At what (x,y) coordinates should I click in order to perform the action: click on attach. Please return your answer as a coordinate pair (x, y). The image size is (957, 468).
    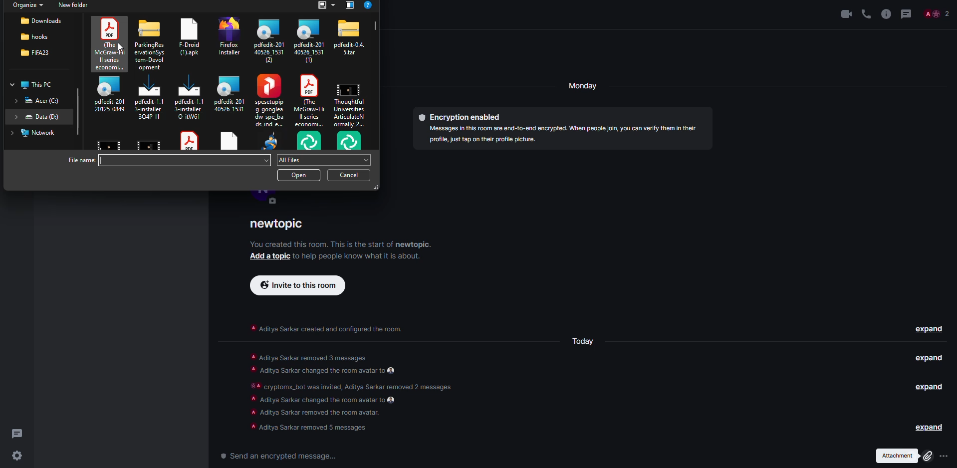
    Looking at the image, I should click on (948, 456).